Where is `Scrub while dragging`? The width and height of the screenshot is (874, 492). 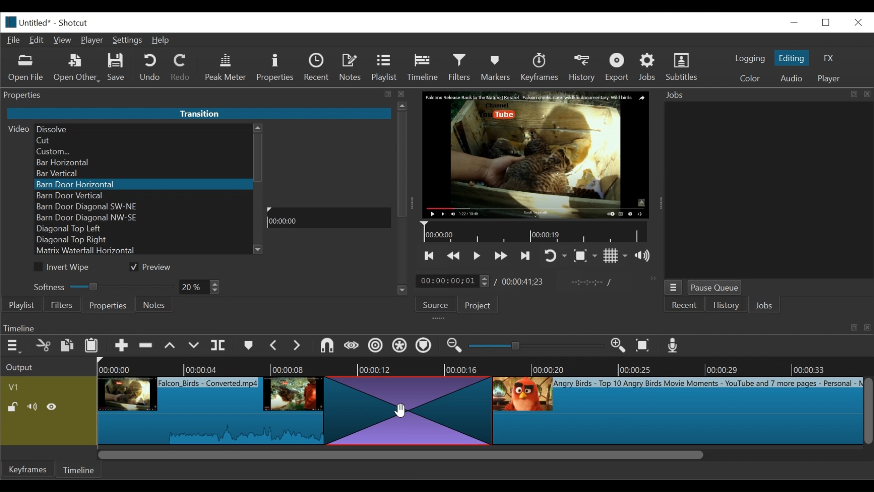
Scrub while dragging is located at coordinates (351, 345).